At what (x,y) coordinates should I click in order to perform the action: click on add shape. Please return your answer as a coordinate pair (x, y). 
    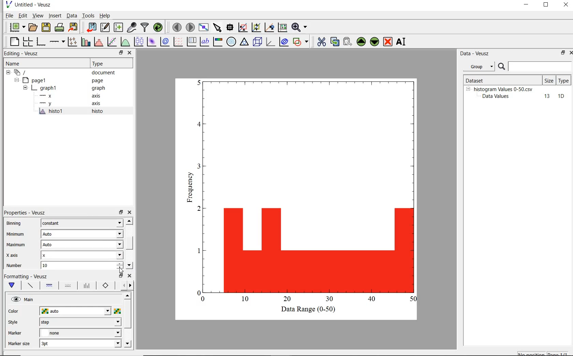
    Looking at the image, I should click on (301, 42).